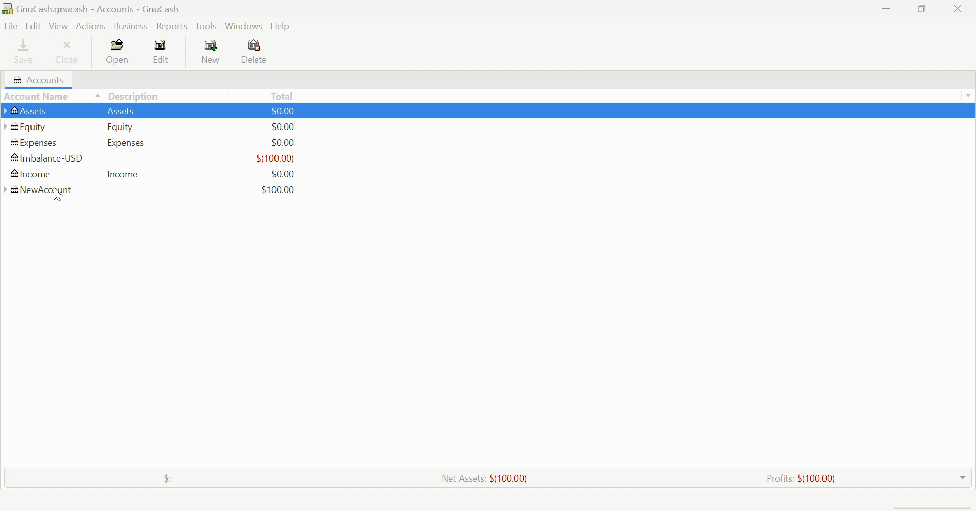 This screenshot has width=976, height=511. Describe the element at coordinates (255, 53) in the screenshot. I see `Delete` at that location.